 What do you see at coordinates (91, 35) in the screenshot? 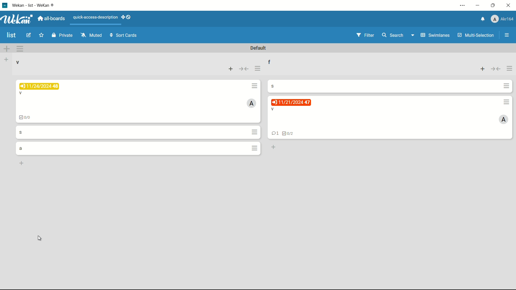
I see `muted` at bounding box center [91, 35].